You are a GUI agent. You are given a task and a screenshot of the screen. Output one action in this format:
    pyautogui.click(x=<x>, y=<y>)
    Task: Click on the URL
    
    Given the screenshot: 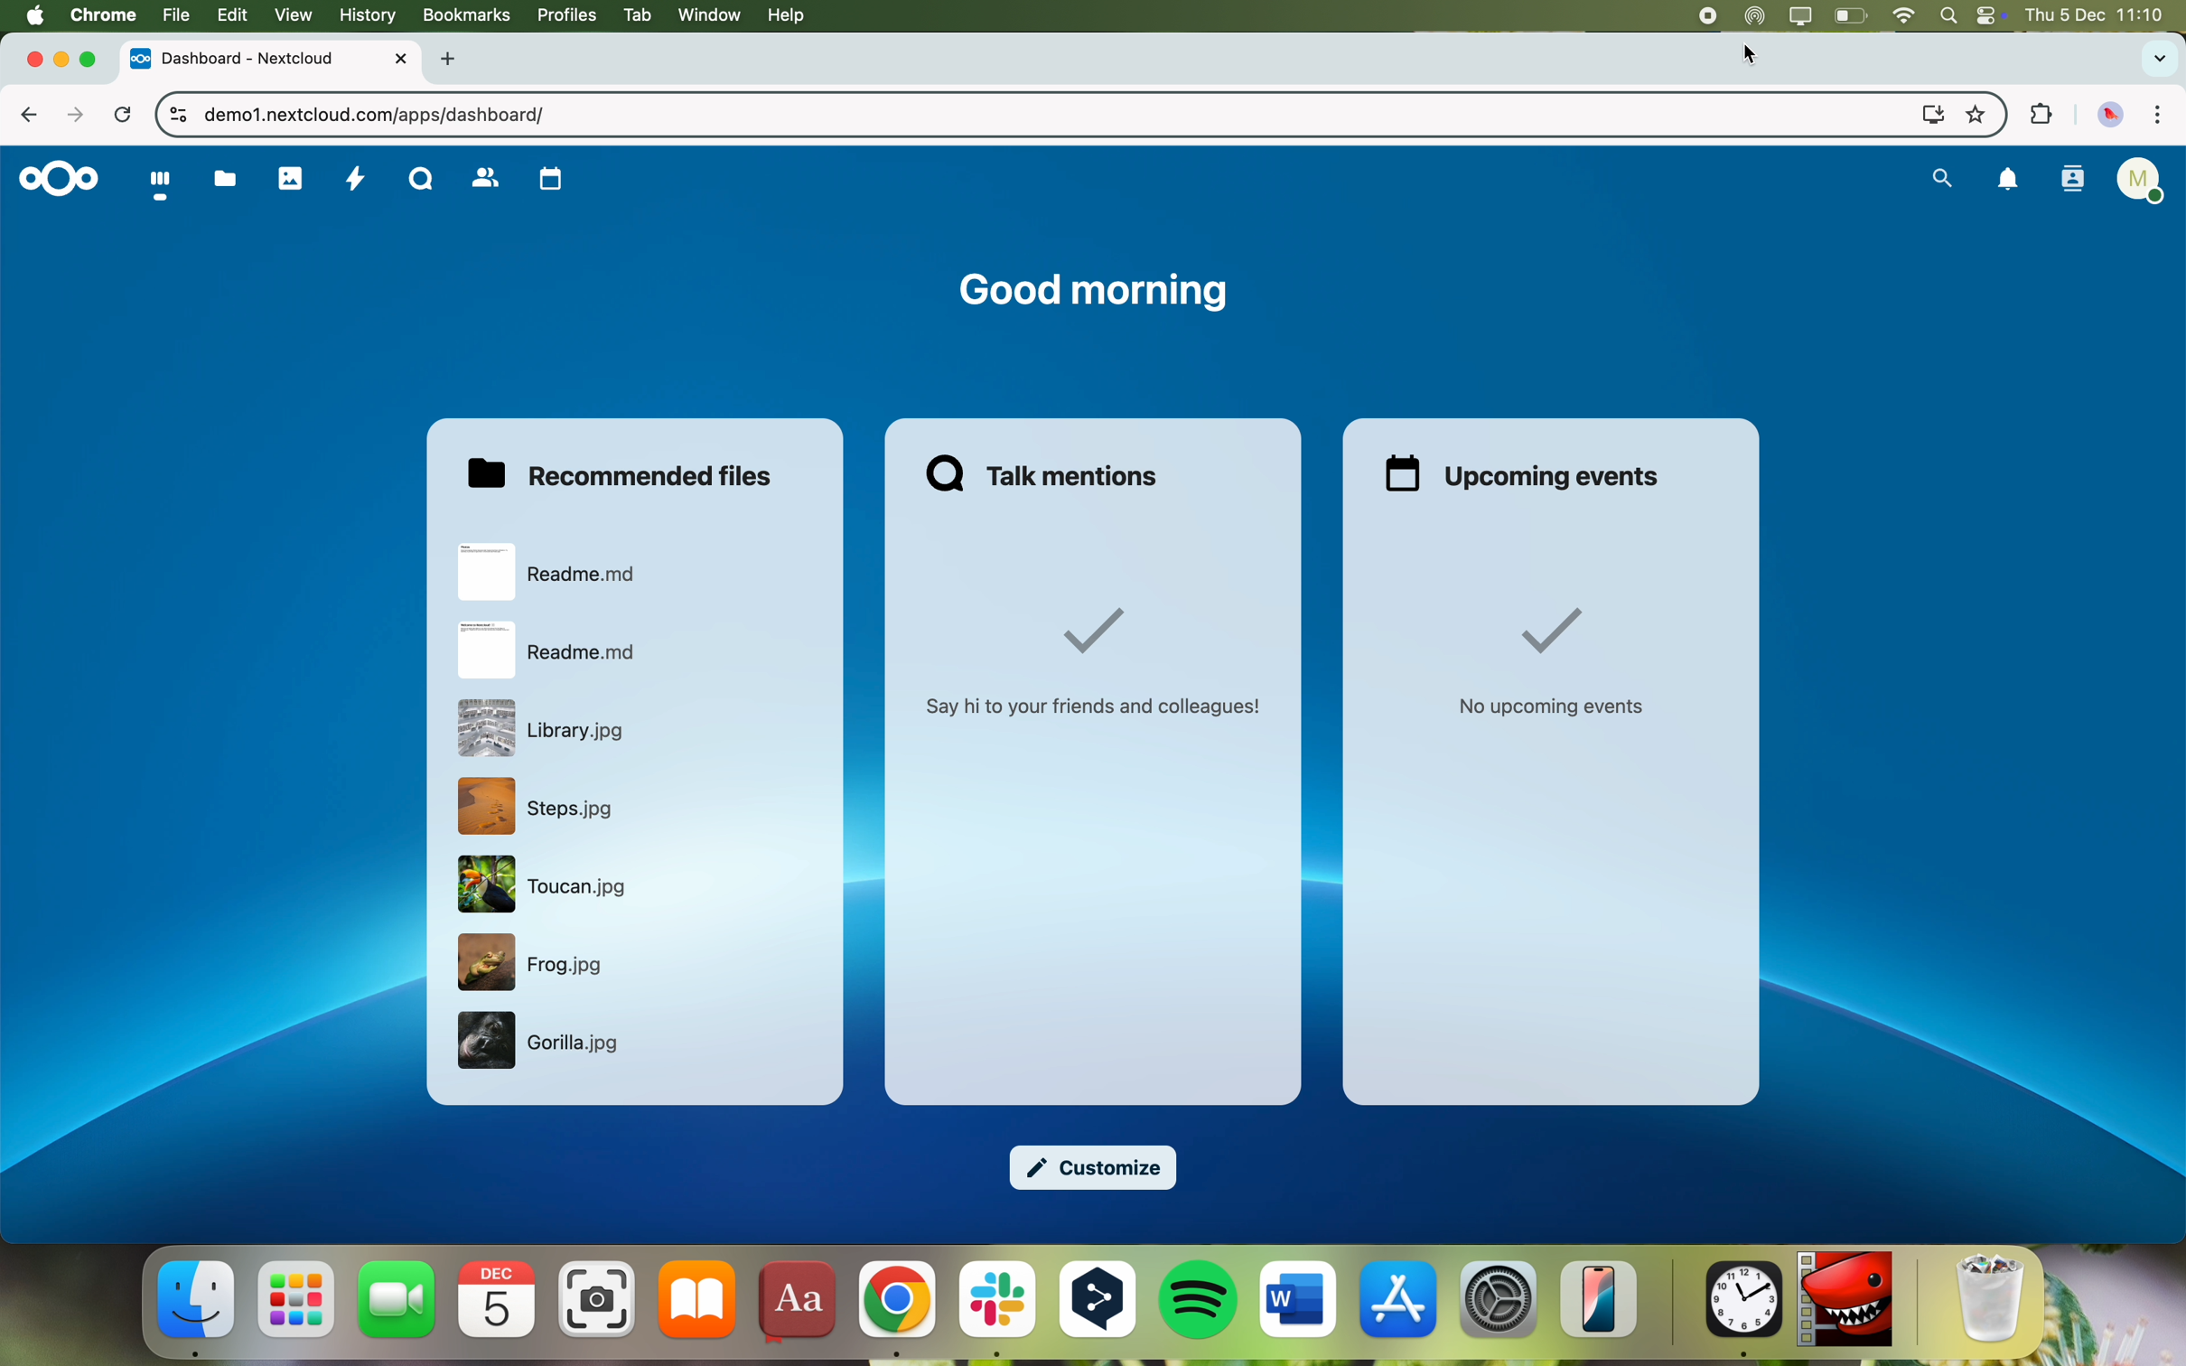 What is the action you would take?
    pyautogui.click(x=377, y=114)
    